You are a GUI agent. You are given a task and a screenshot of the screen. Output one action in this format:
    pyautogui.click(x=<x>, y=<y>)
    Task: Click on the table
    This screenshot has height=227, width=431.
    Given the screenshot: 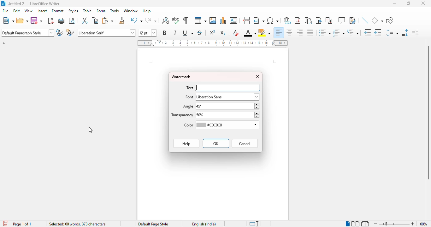 What is the action you would take?
    pyautogui.click(x=87, y=11)
    